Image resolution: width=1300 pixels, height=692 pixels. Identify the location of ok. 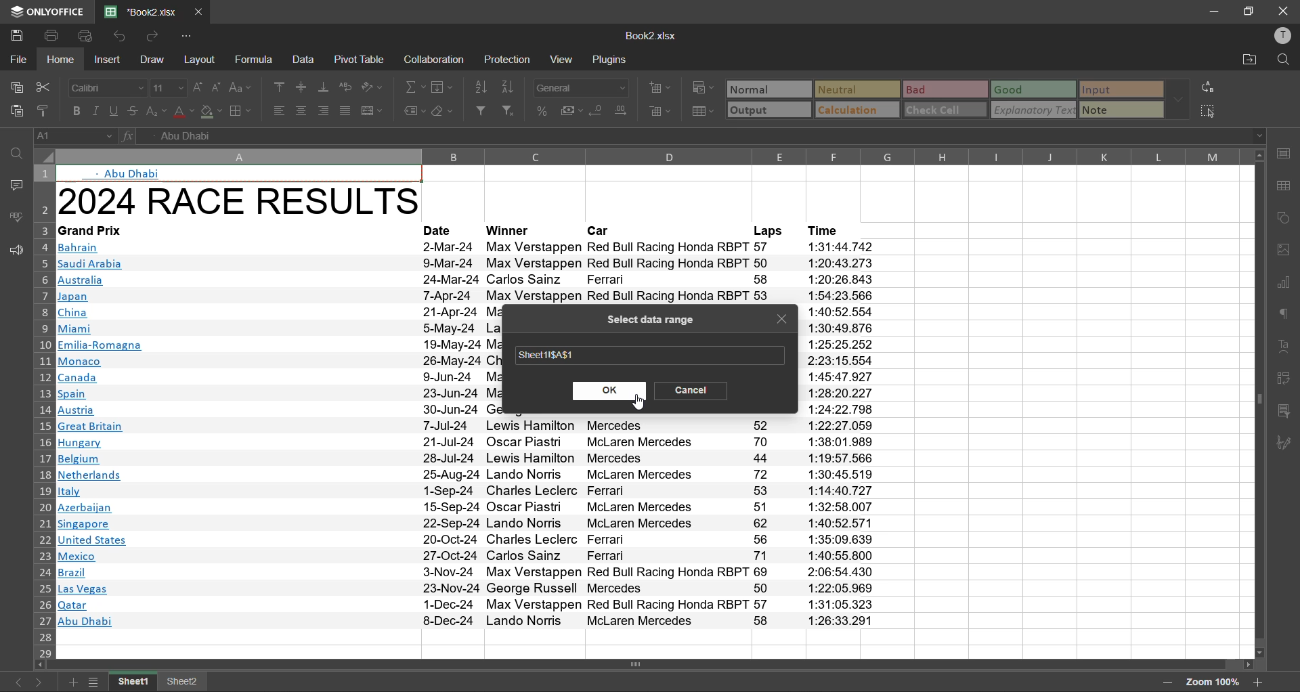
(611, 390).